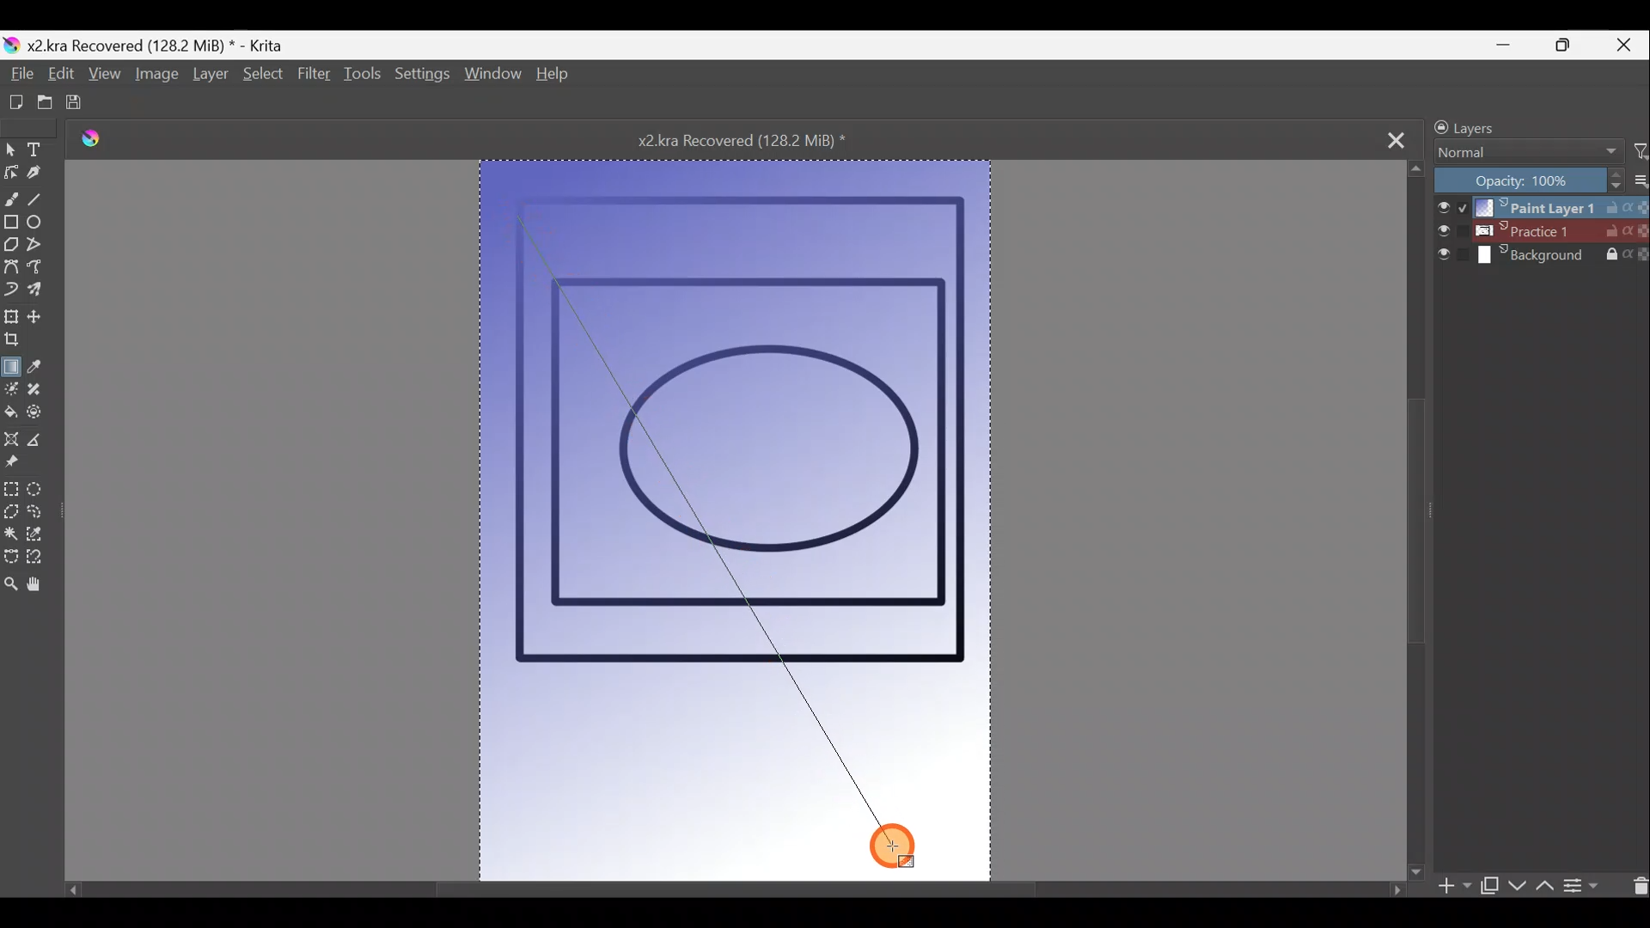 The height and width of the screenshot is (928, 1650). Describe the element at coordinates (41, 391) in the screenshot. I see `Smart patch tool` at that location.